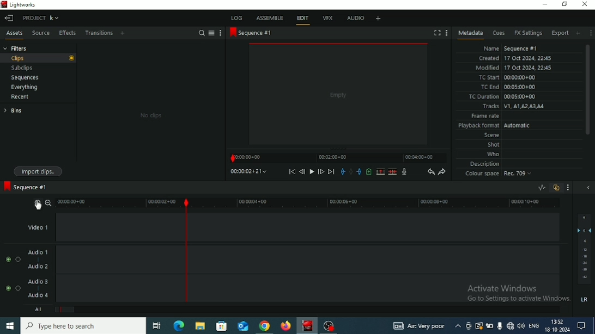  I want to click on Windows, so click(9, 326).